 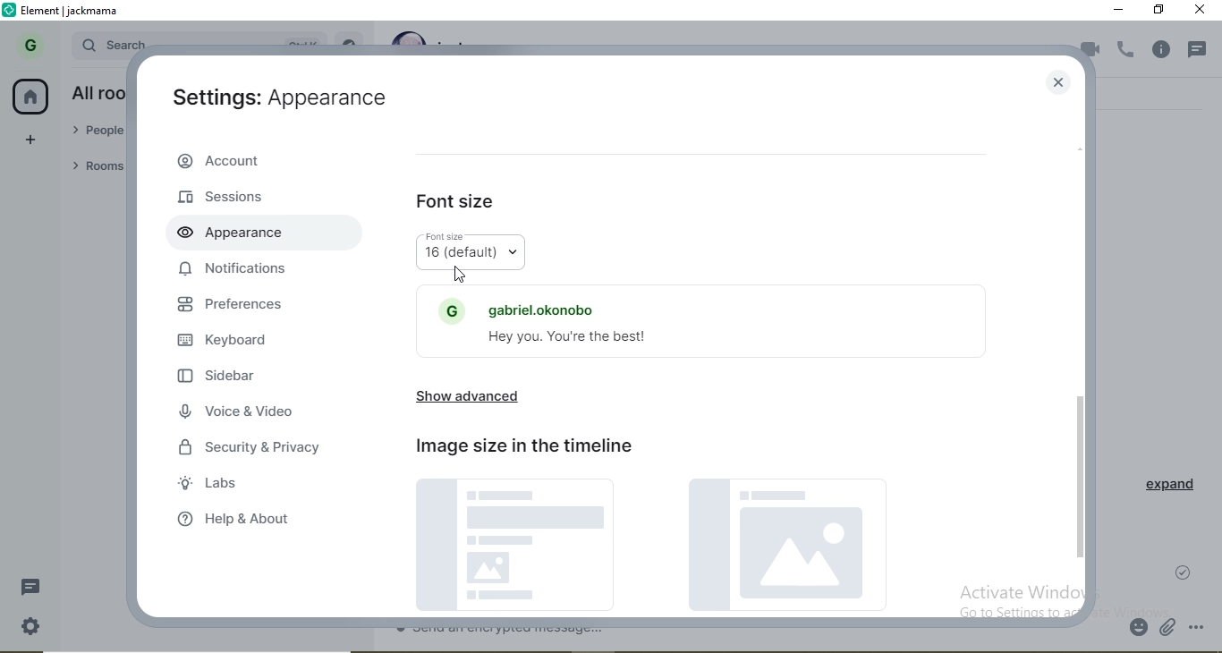 I want to click on 16 (default), so click(x=471, y=256).